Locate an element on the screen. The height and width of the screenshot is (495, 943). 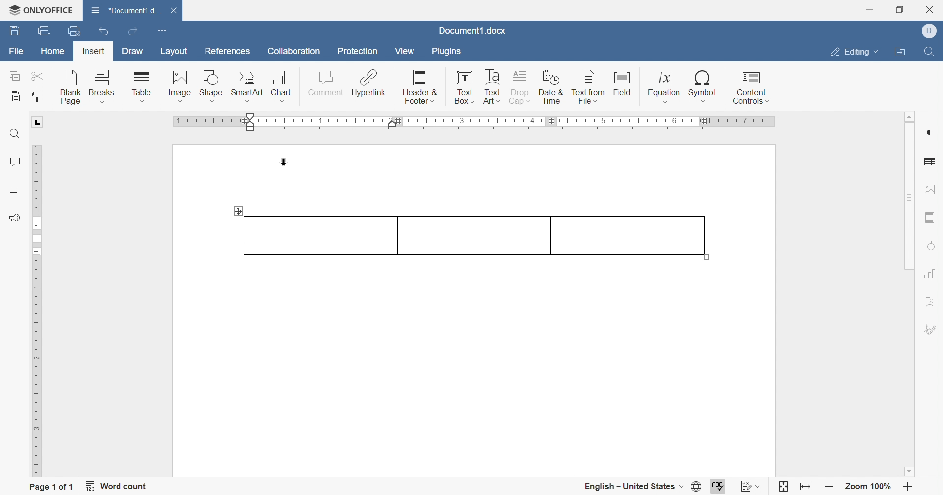
Collaboration is located at coordinates (293, 51).